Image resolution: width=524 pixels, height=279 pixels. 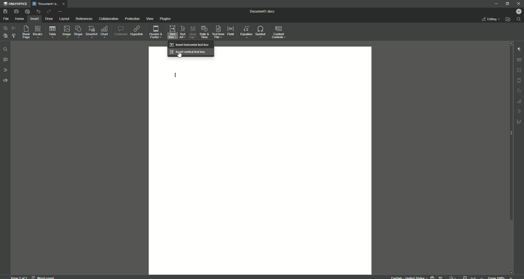 I want to click on , so click(x=132, y=19).